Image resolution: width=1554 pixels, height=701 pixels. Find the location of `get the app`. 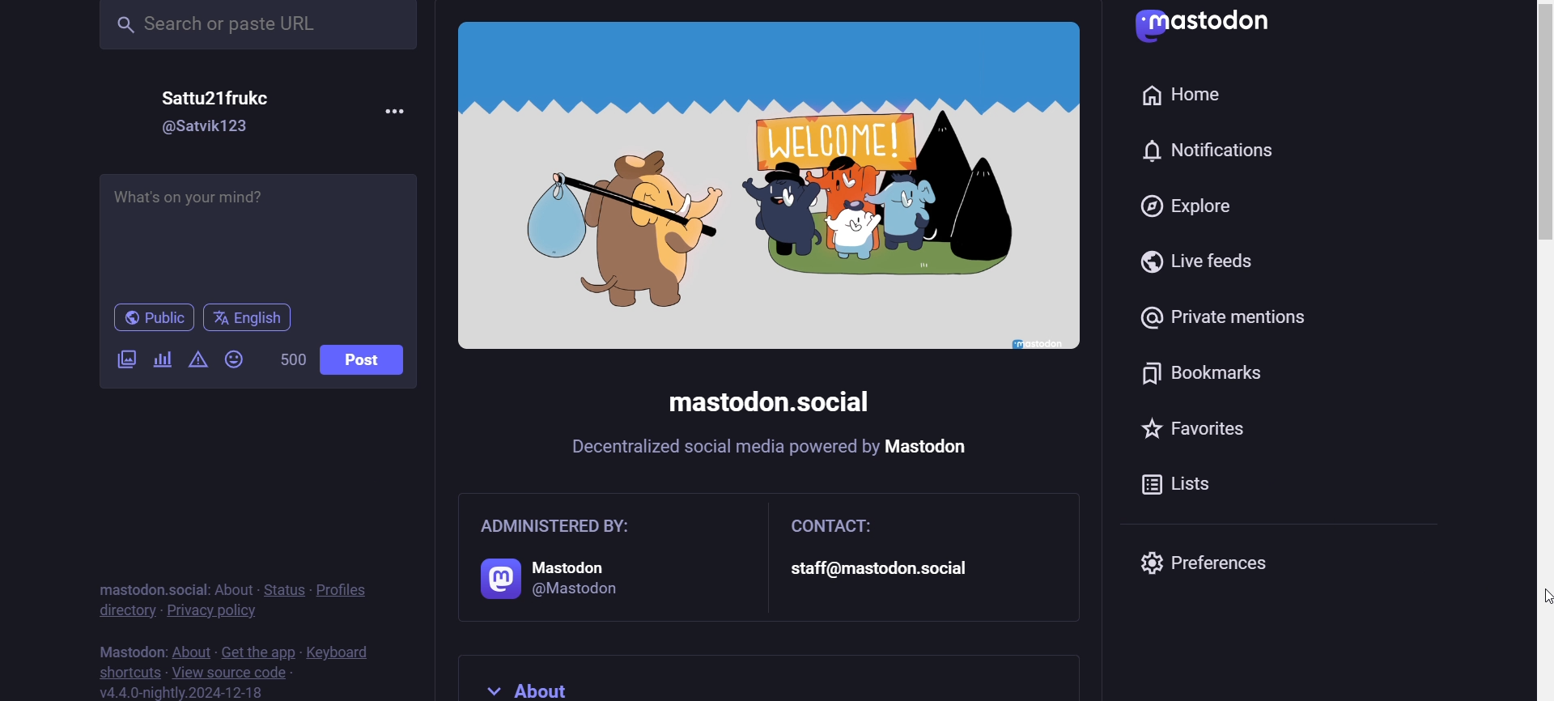

get the app is located at coordinates (257, 649).